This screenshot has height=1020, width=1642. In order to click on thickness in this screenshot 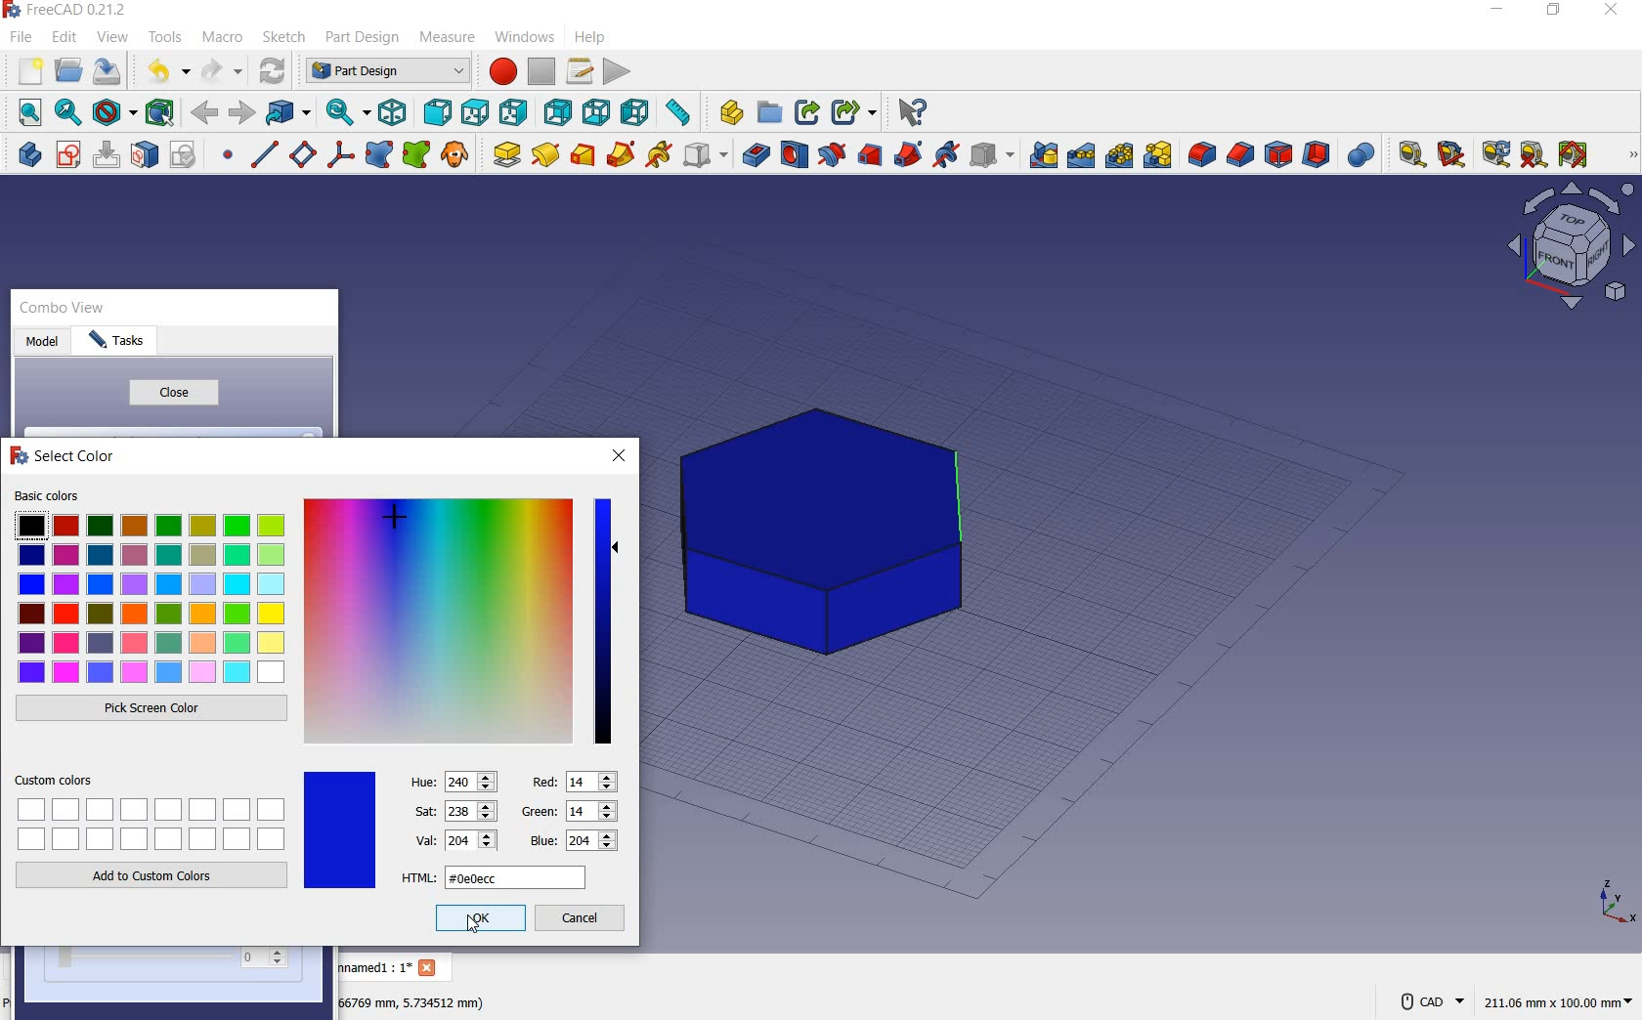, I will do `click(1318, 156)`.